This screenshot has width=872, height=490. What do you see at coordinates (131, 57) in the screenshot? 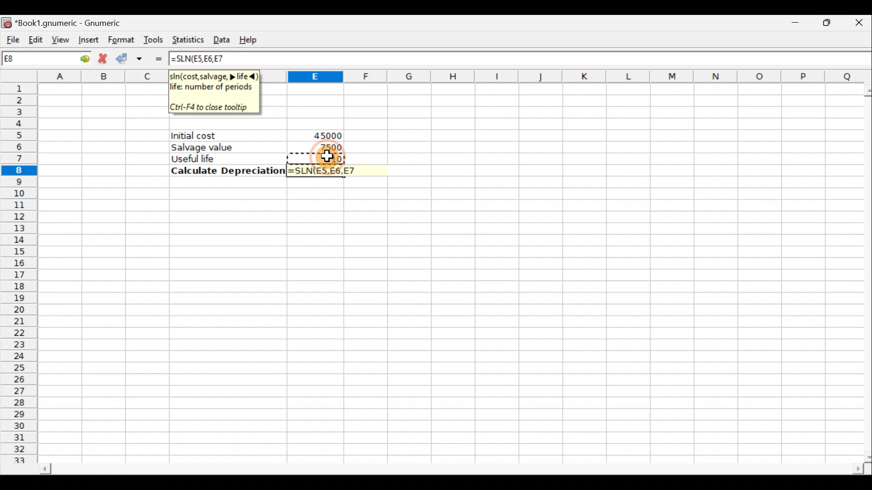
I see `Accept change` at bounding box center [131, 57].